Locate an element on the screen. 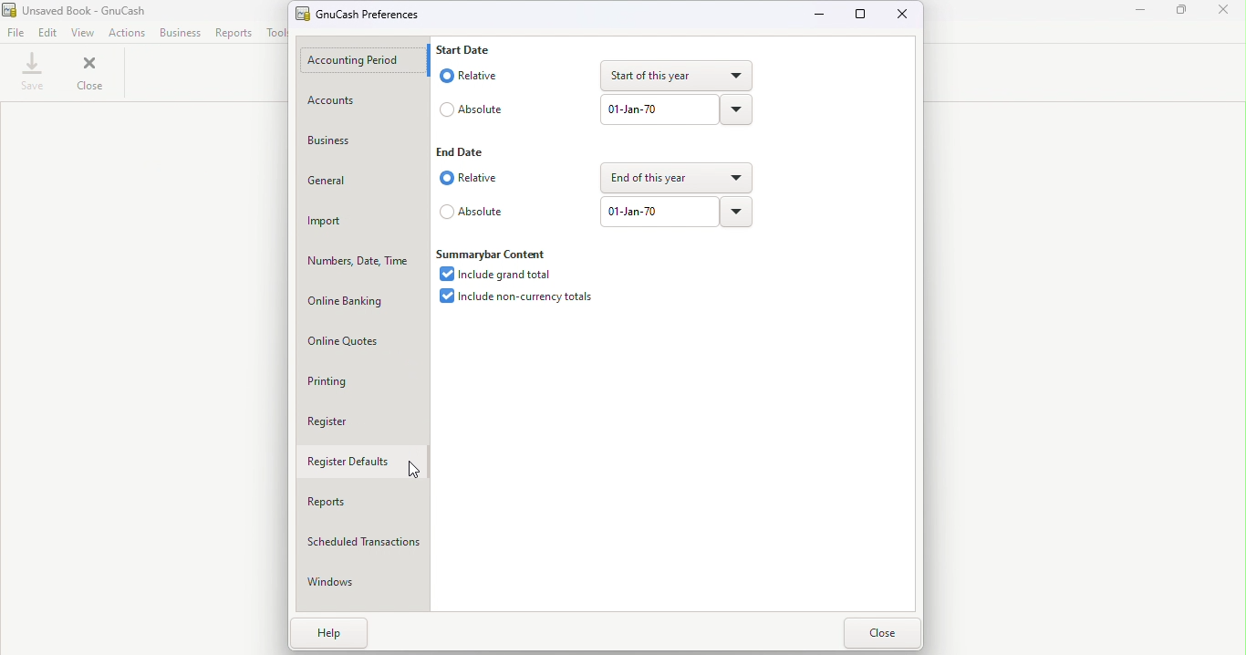 This screenshot has width=1246, height=655. Include grand total is located at coordinates (499, 275).